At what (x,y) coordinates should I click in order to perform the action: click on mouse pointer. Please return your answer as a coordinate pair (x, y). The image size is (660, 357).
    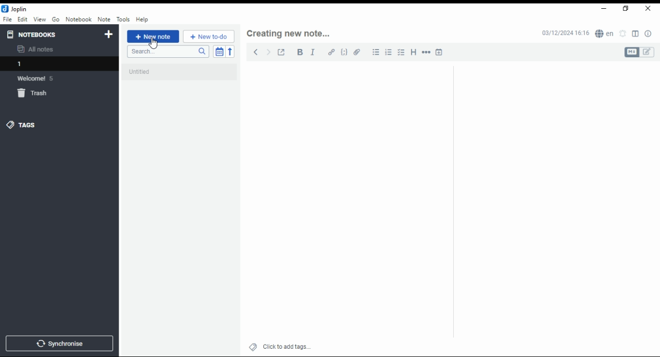
    Looking at the image, I should click on (153, 43).